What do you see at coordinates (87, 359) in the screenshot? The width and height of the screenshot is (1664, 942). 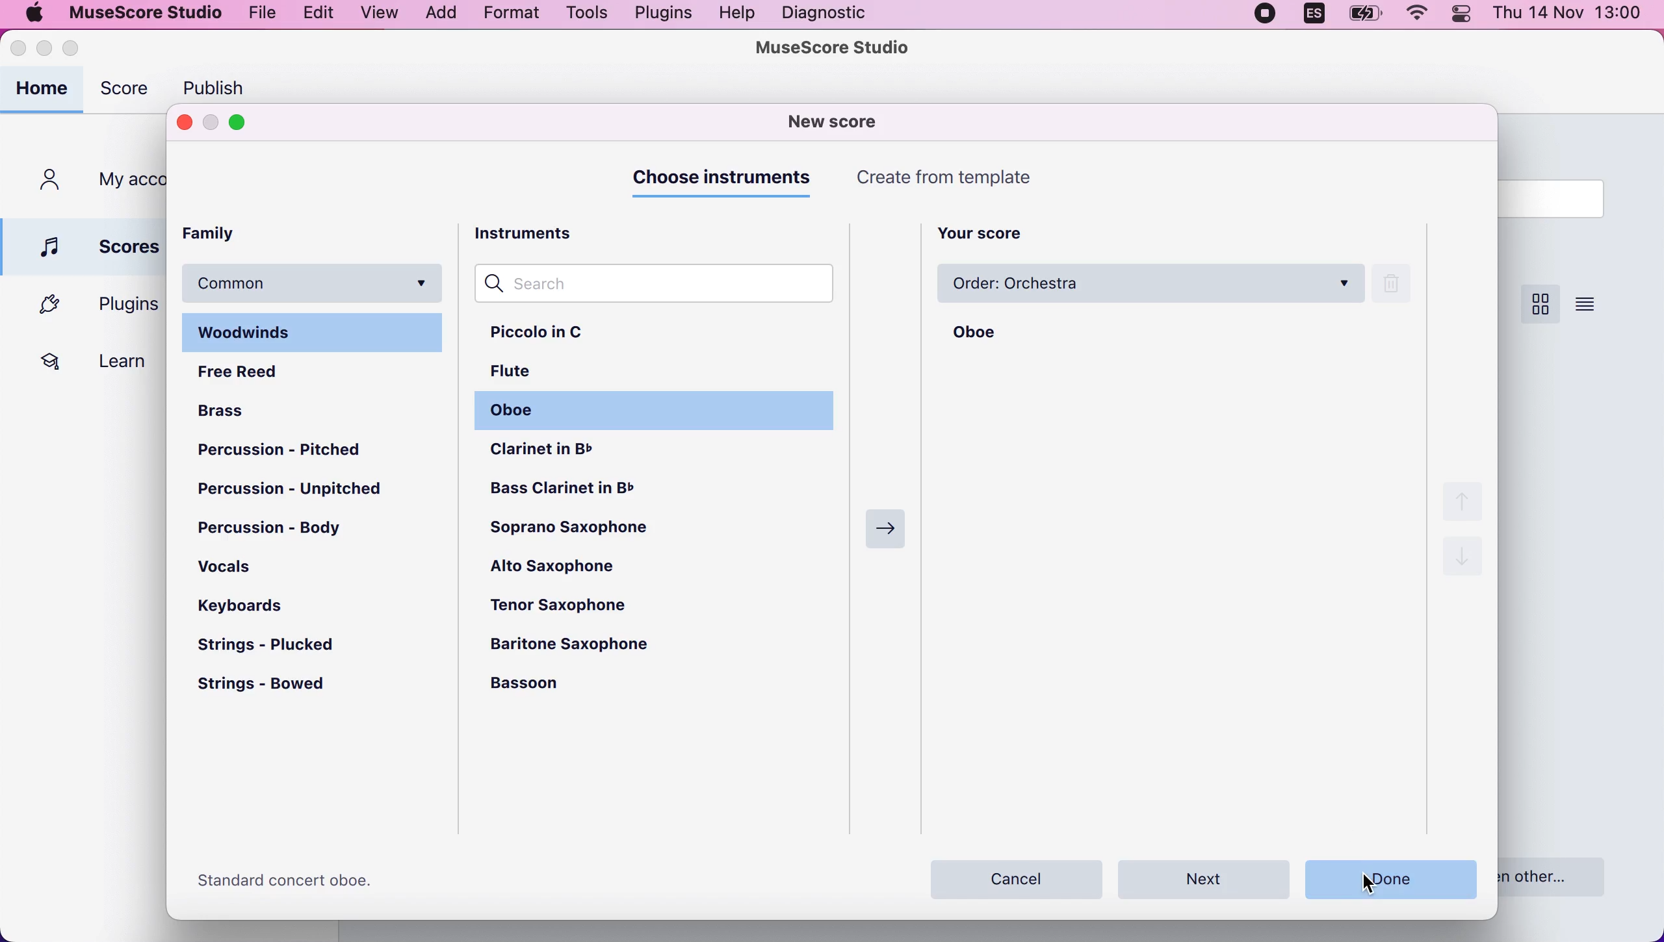 I see `learn` at bounding box center [87, 359].